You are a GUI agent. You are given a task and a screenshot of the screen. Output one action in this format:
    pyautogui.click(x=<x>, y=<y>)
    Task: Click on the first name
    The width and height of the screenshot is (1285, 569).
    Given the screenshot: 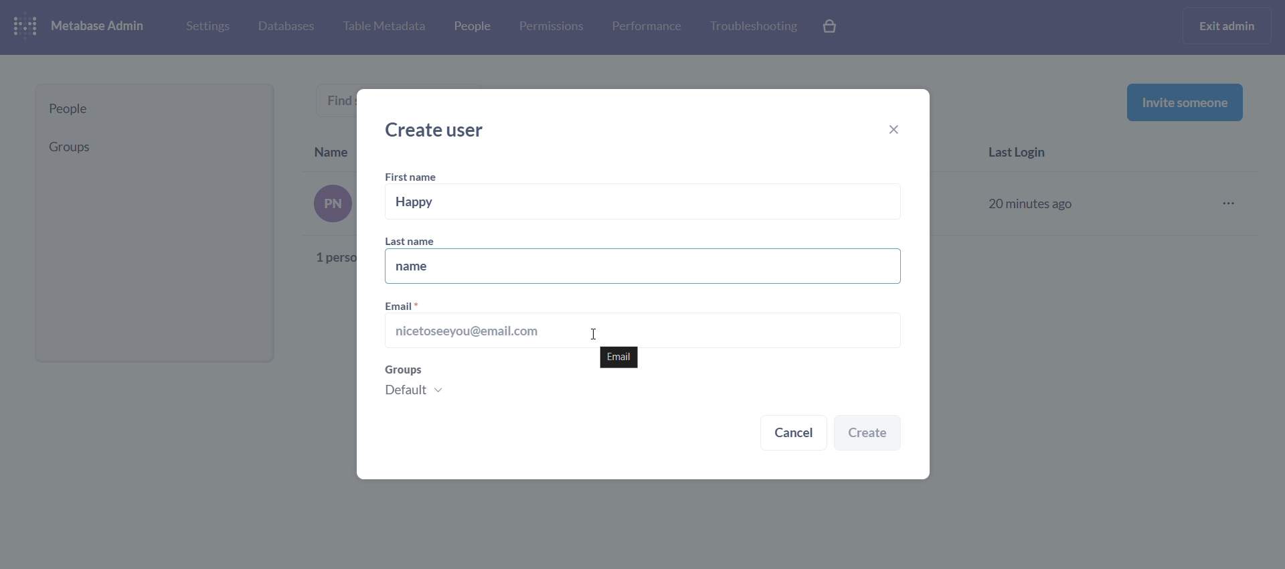 What is the action you would take?
    pyautogui.click(x=414, y=177)
    